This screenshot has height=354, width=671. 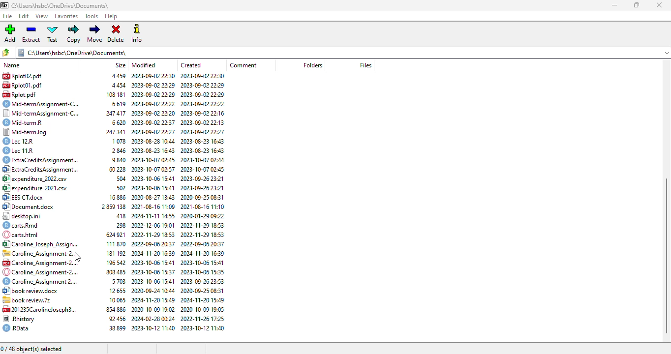 I want to click on 2022-09-06 20:37, so click(x=202, y=243).